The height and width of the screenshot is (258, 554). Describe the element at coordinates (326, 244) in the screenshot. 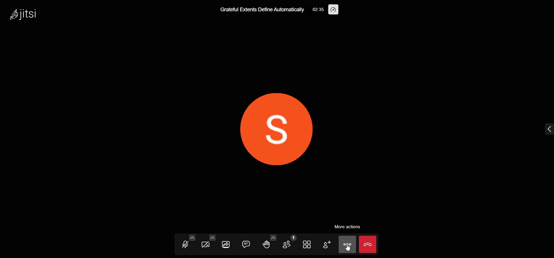

I see `invite people` at that location.